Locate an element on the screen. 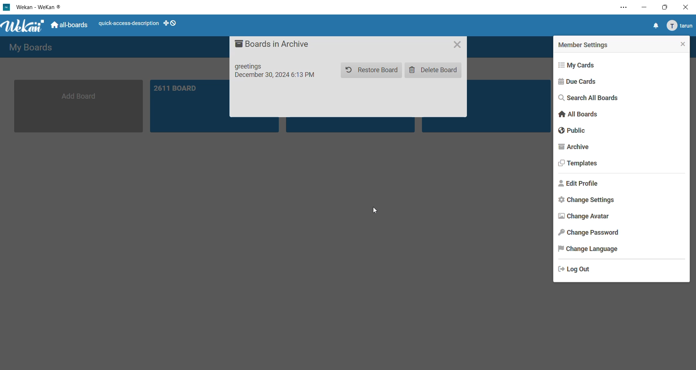 The width and height of the screenshot is (696, 370). close is located at coordinates (687, 7).